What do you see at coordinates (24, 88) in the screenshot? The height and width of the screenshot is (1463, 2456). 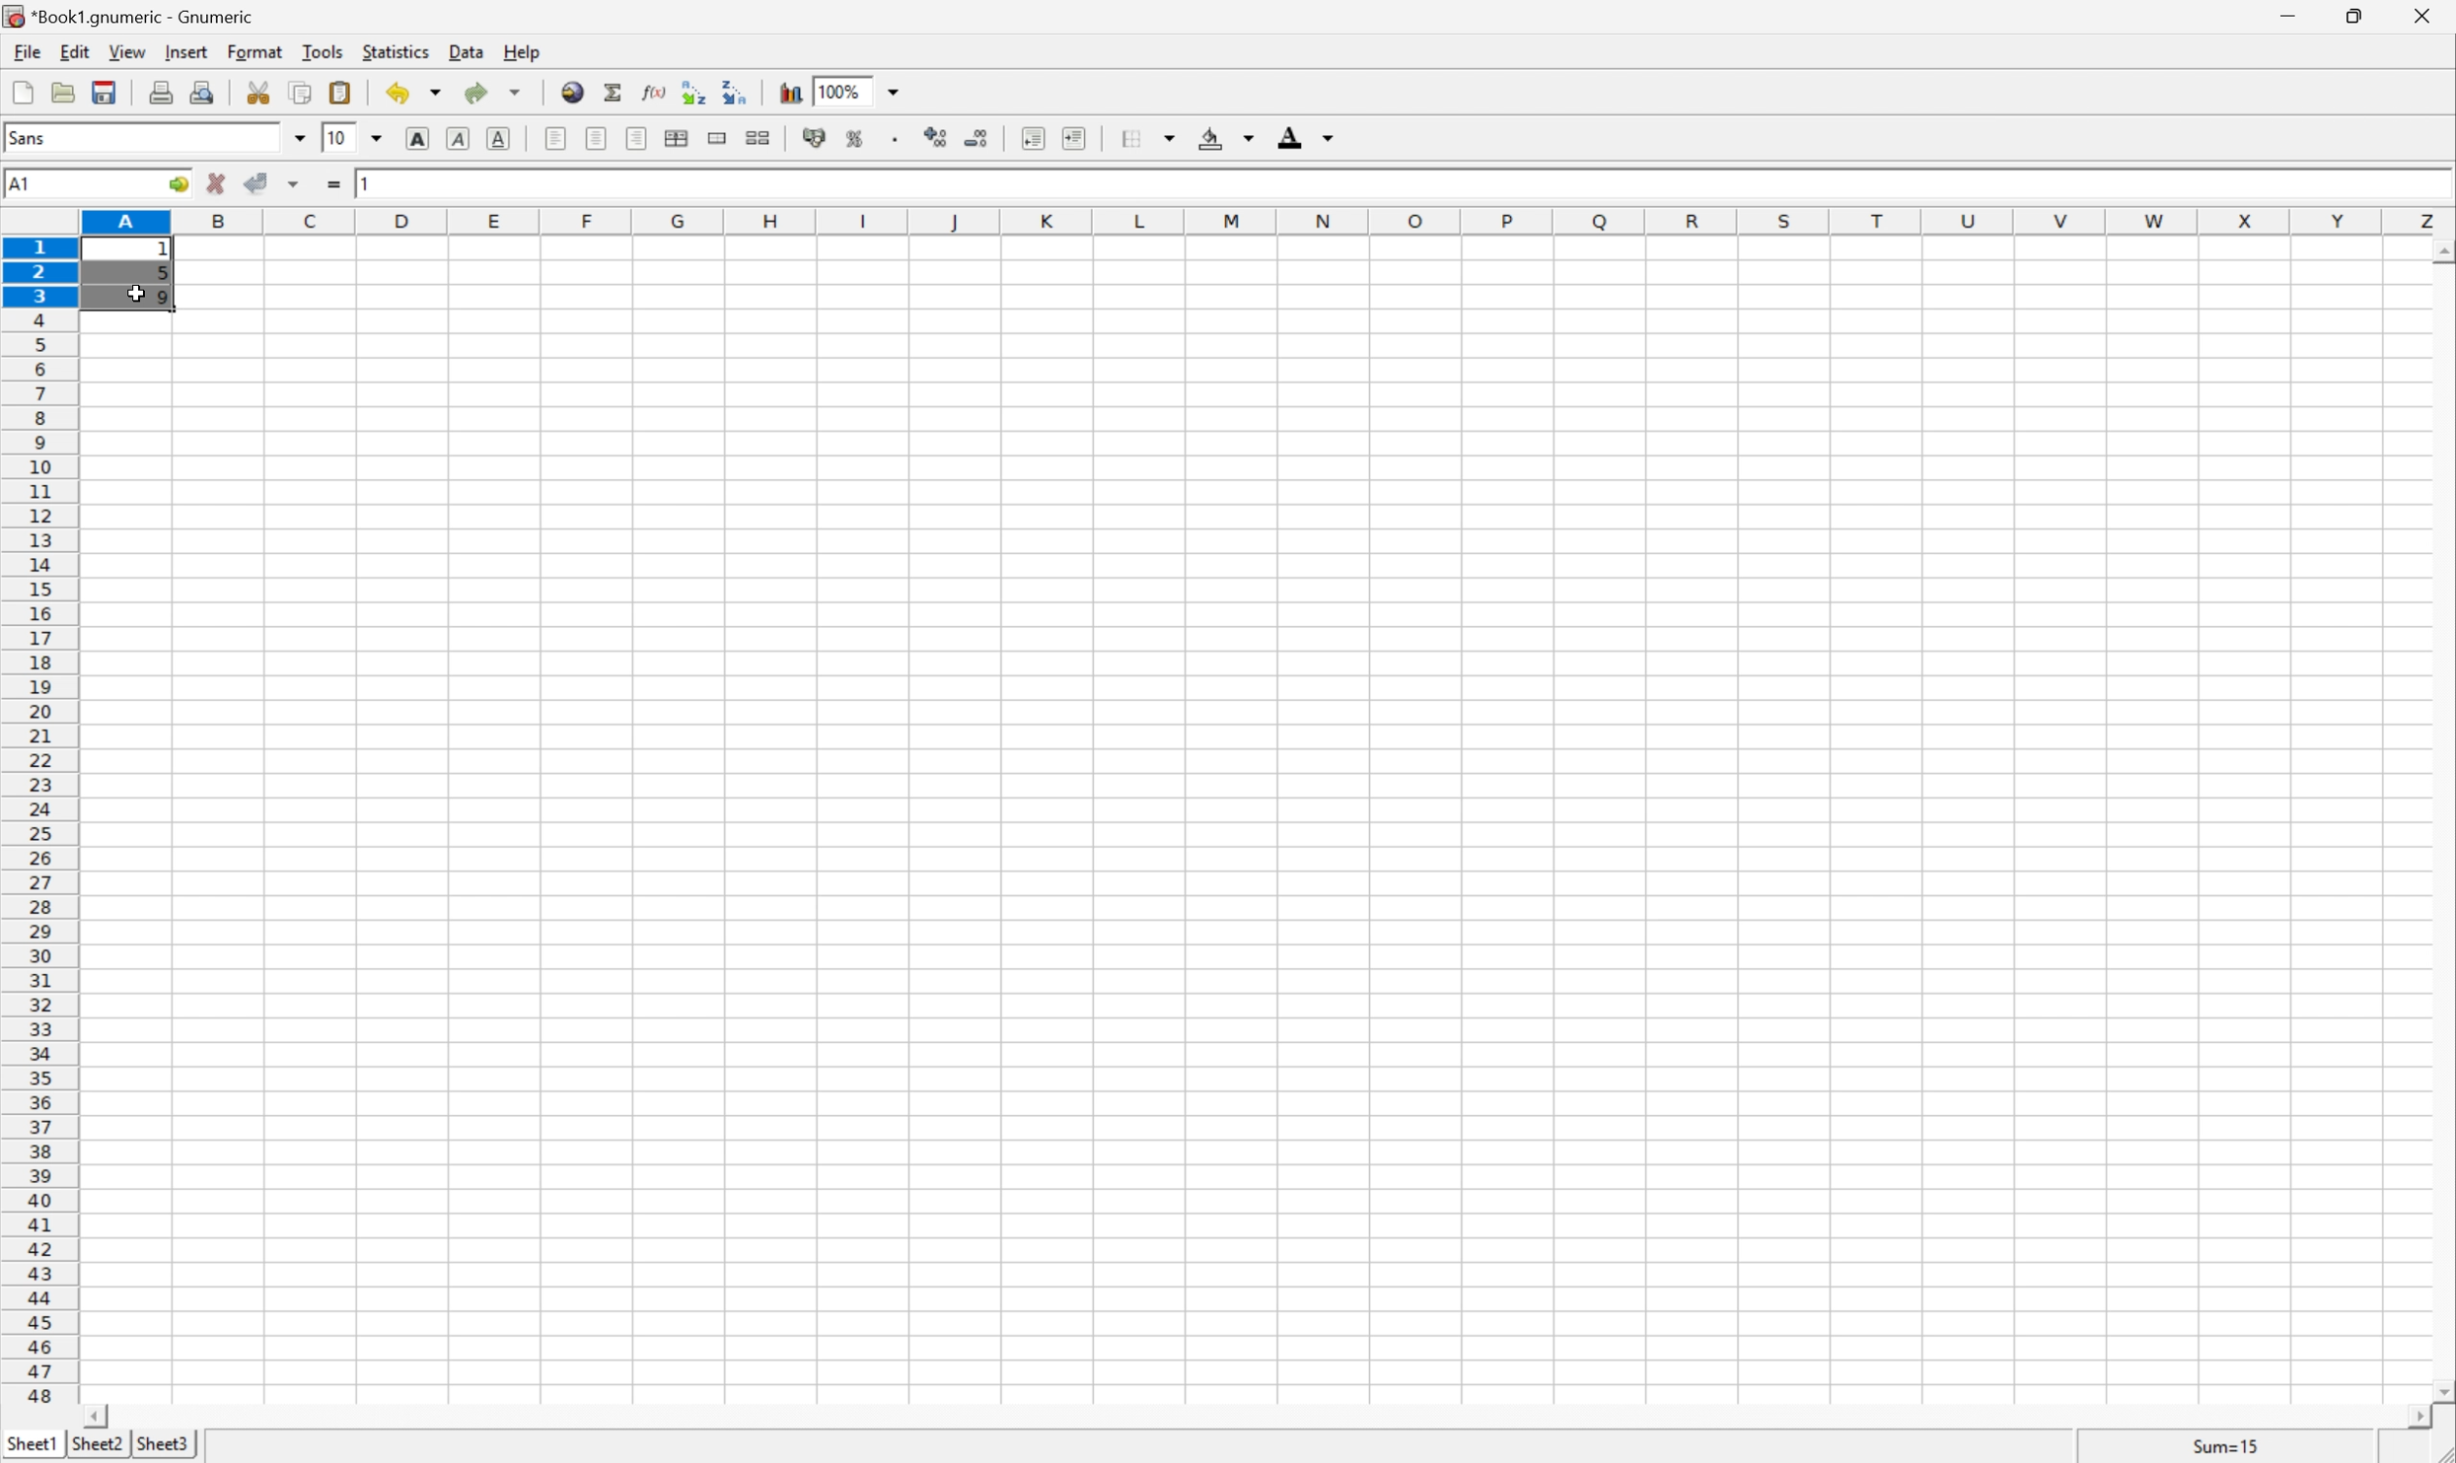 I see `new` at bounding box center [24, 88].